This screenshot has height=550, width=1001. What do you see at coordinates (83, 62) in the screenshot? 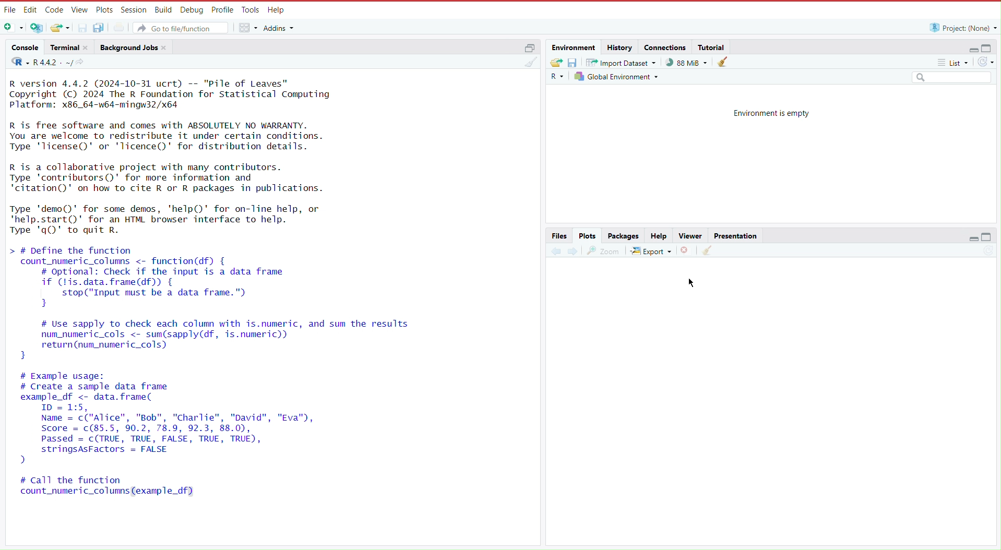
I see `View the current working directory` at bounding box center [83, 62].